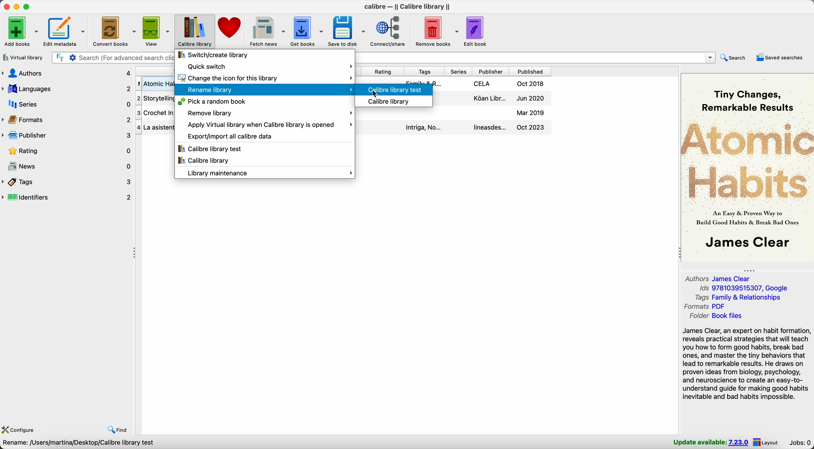  What do you see at coordinates (718, 278) in the screenshot?
I see `authors James Clear` at bounding box center [718, 278].